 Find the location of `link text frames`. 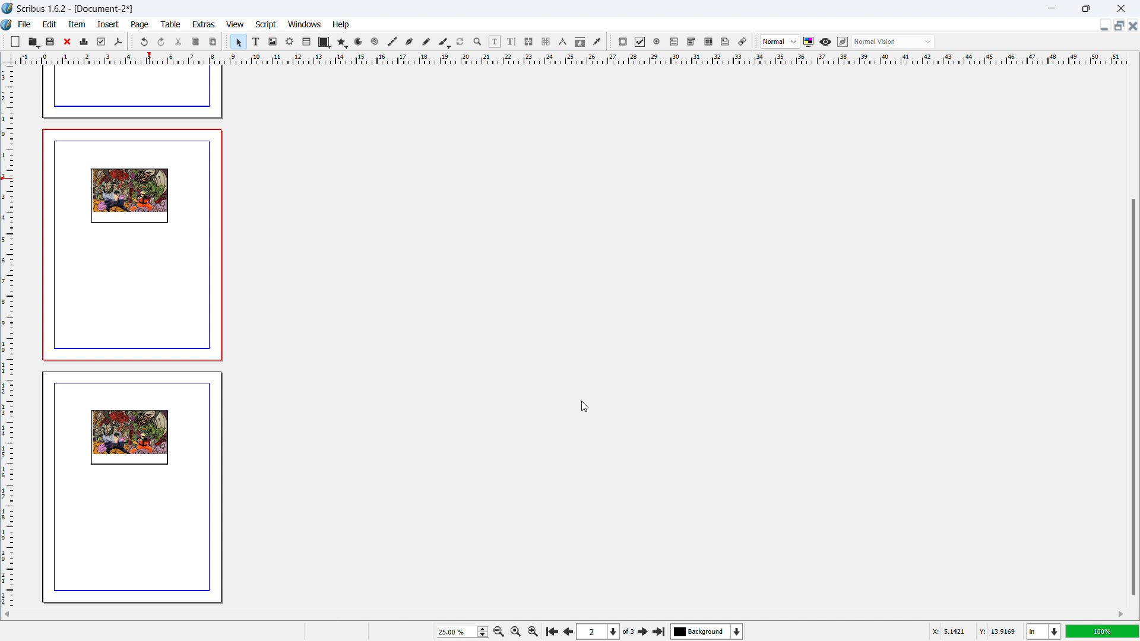

link text frames is located at coordinates (529, 42).